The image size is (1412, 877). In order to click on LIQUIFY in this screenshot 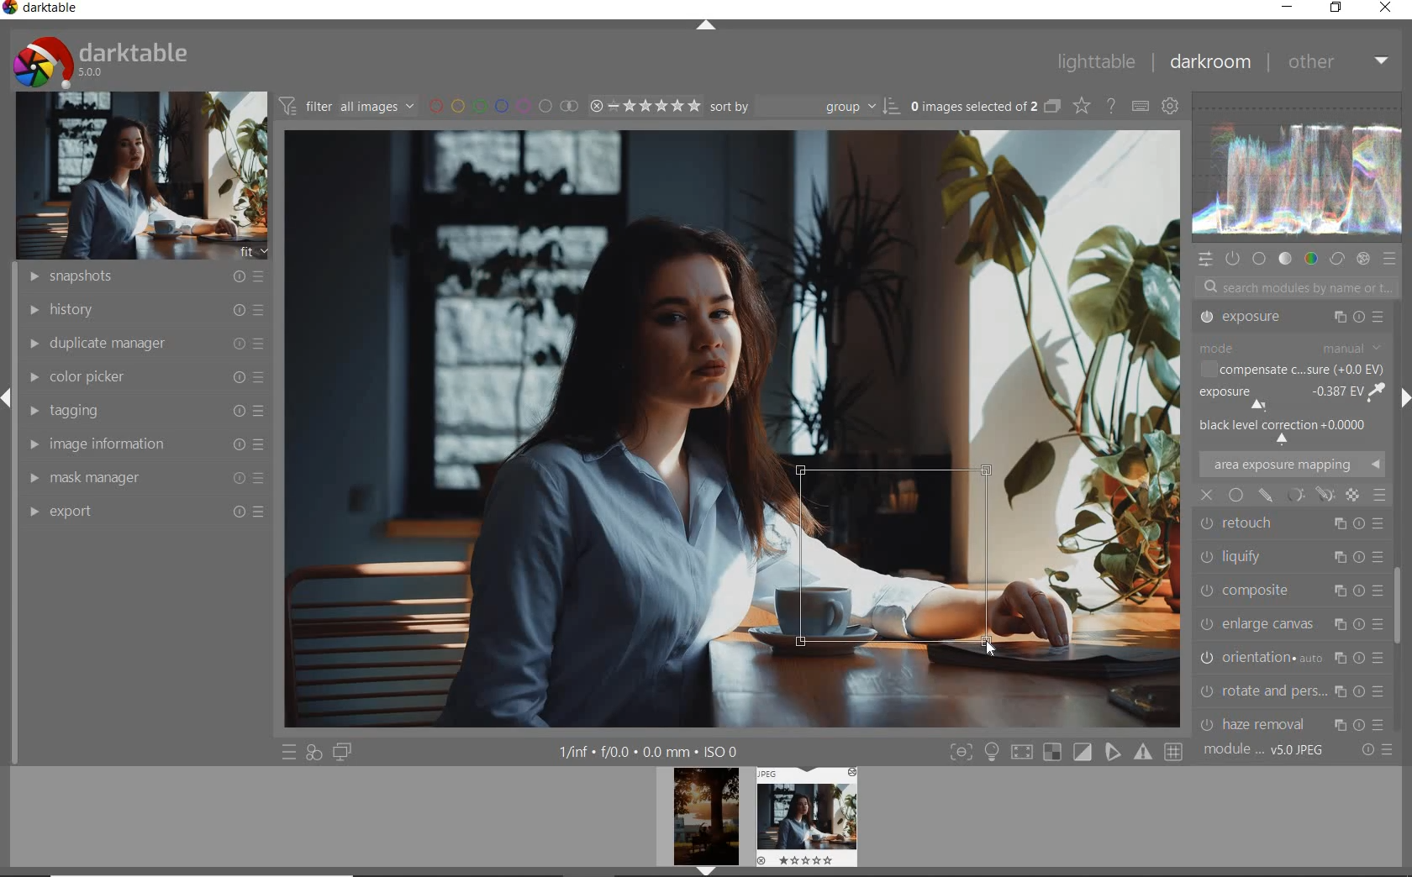, I will do `click(1288, 462)`.